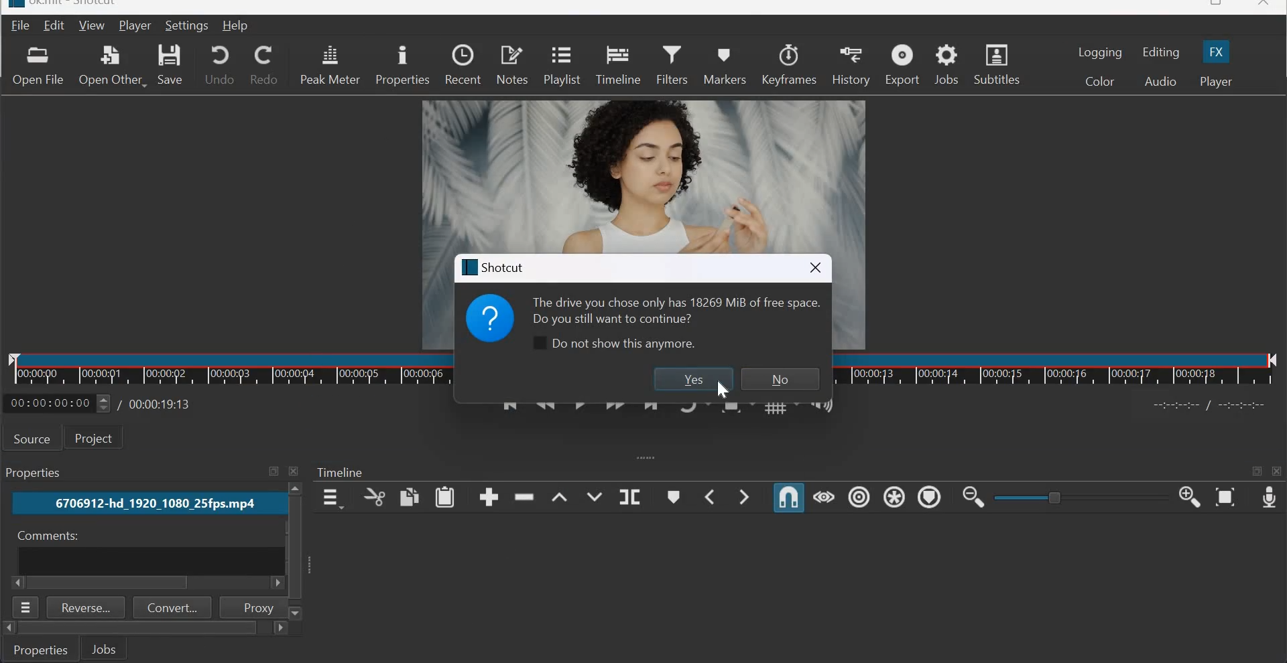 This screenshot has height=663, width=1287. What do you see at coordinates (723, 389) in the screenshot?
I see `cursor` at bounding box center [723, 389].